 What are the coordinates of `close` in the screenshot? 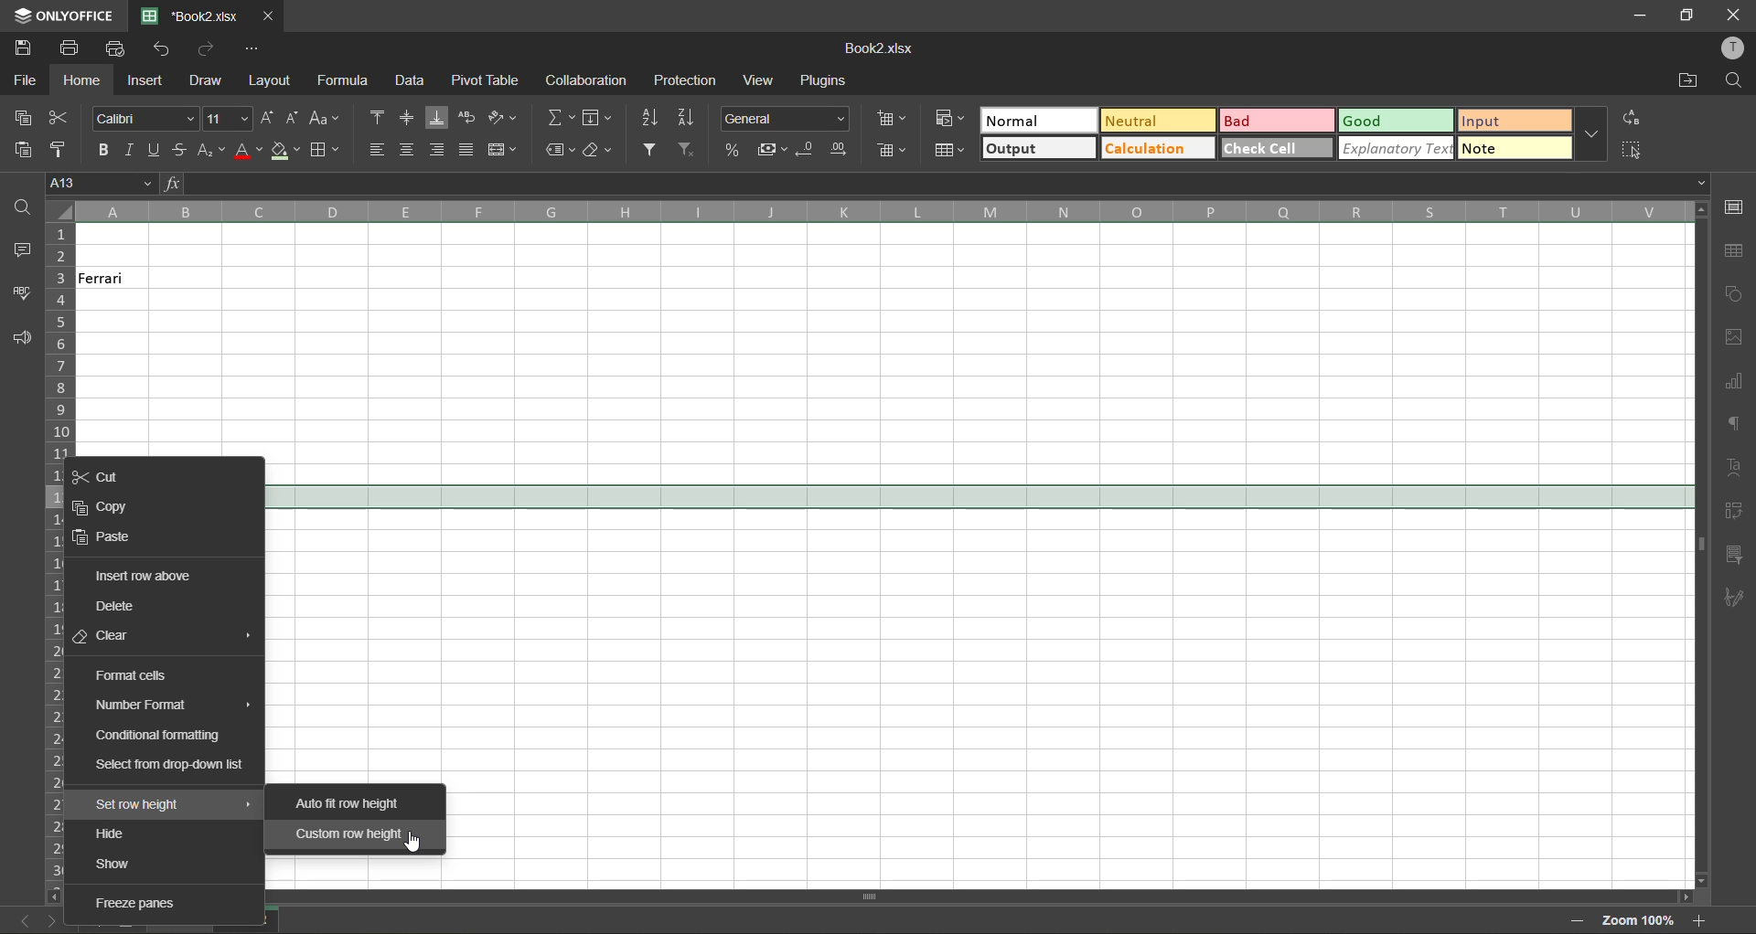 It's located at (1735, 13).